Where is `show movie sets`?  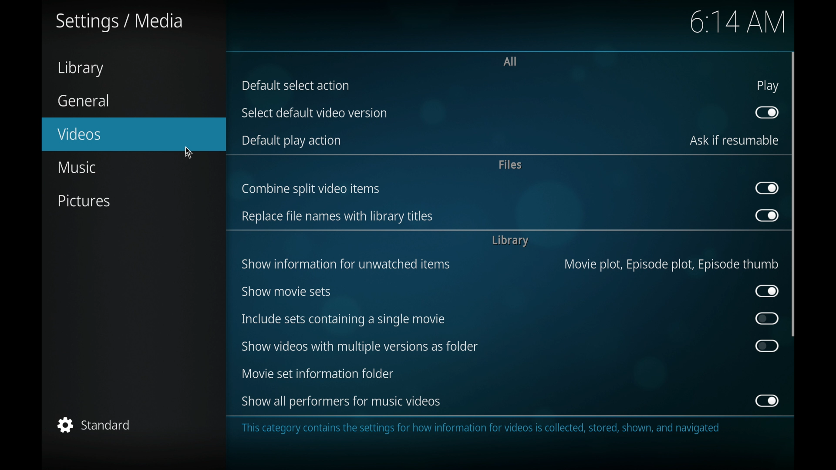
show movie sets is located at coordinates (287, 292).